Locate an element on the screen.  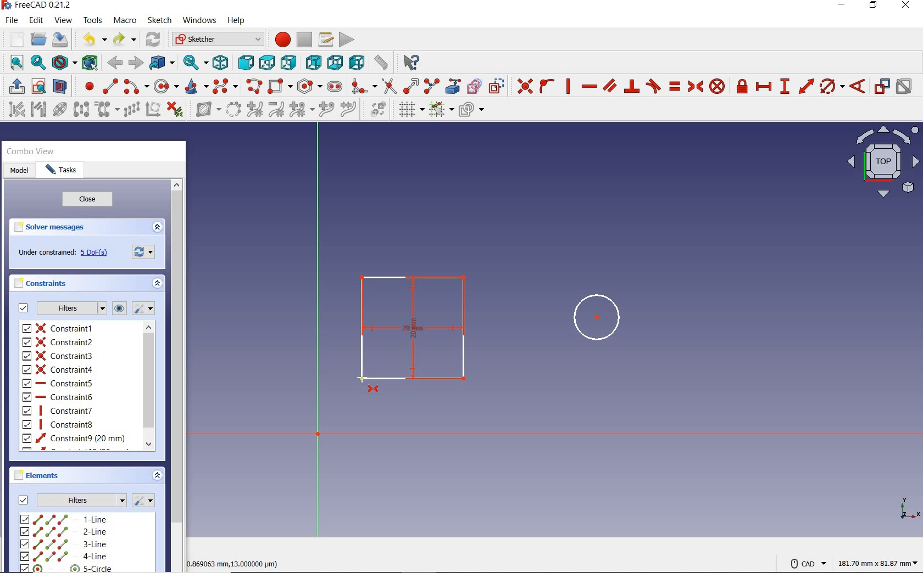
symmetry is located at coordinates (82, 111).